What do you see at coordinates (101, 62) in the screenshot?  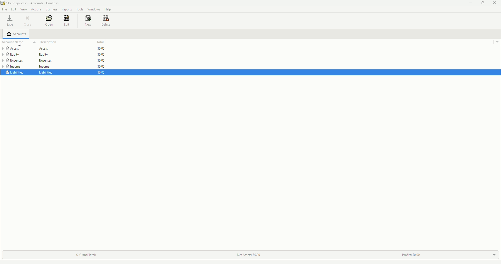 I see `$0` at bounding box center [101, 62].